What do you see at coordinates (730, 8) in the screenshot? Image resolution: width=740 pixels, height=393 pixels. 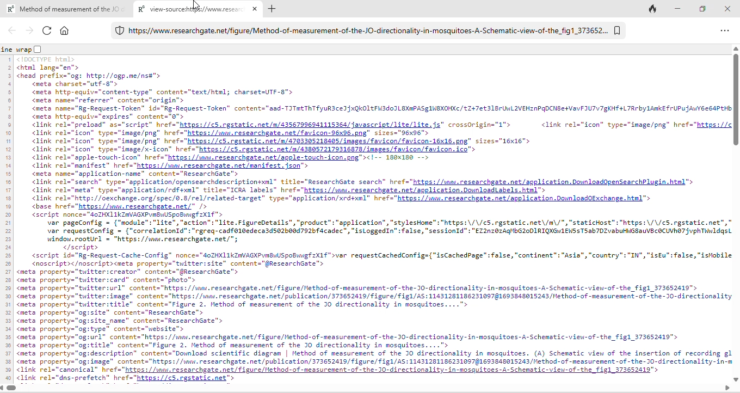 I see `close` at bounding box center [730, 8].